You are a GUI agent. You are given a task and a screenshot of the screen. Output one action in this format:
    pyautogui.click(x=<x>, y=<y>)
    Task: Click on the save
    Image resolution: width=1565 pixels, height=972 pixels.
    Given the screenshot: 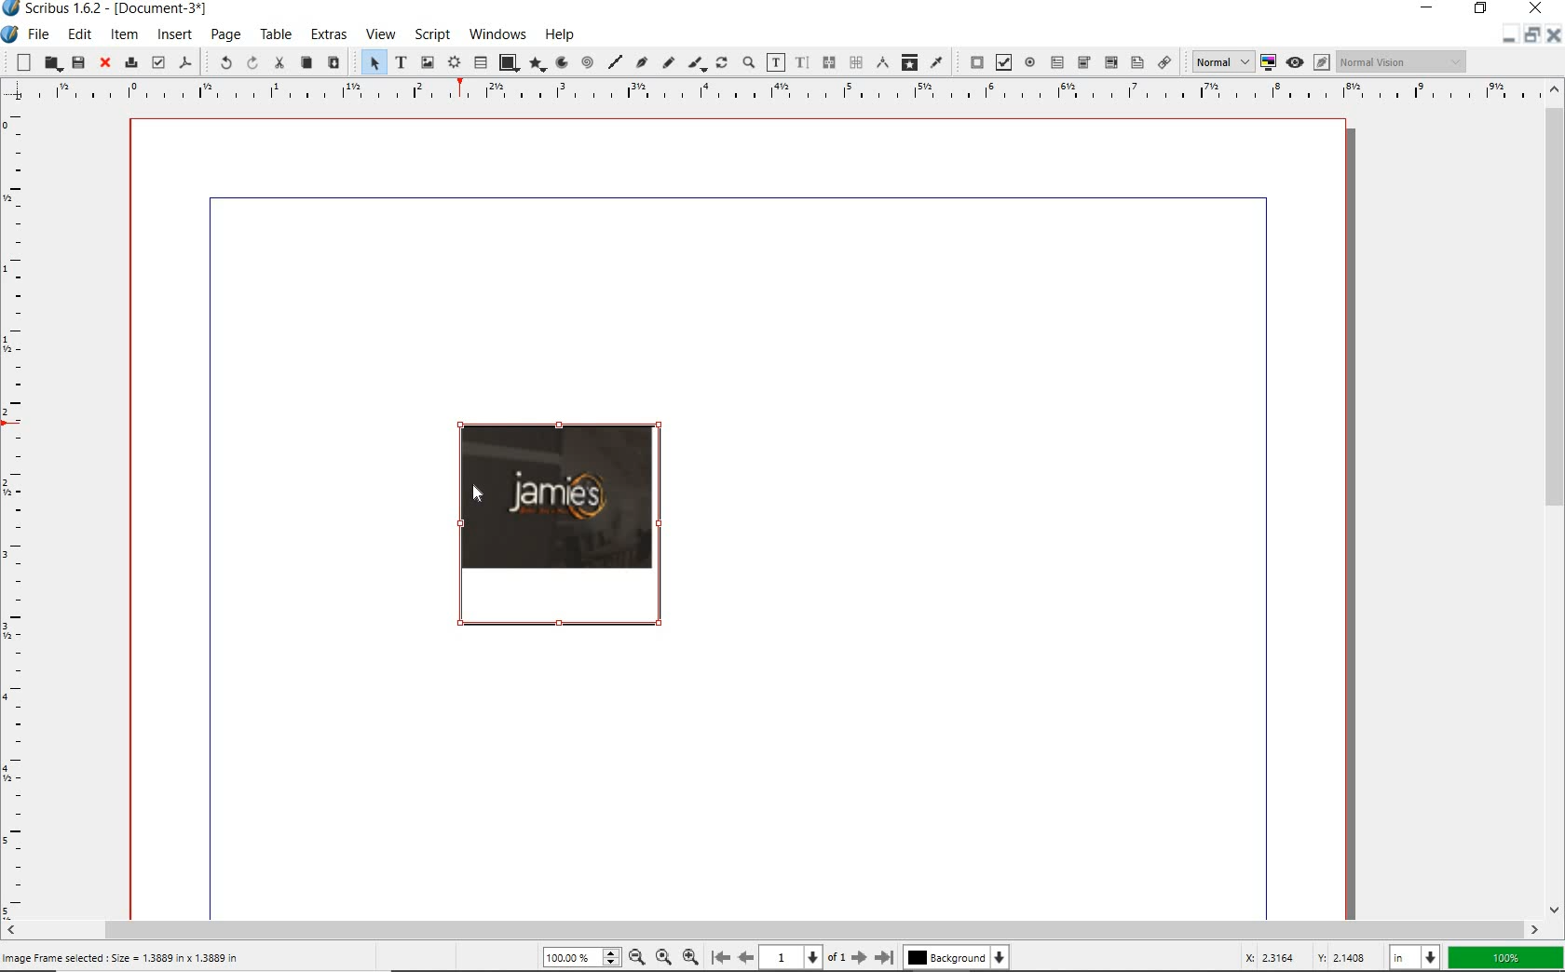 What is the action you would take?
    pyautogui.click(x=77, y=61)
    